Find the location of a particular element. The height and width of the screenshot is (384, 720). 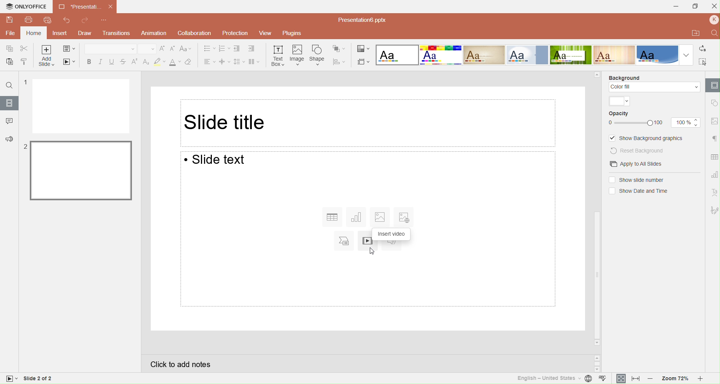

File is located at coordinates (9, 34).